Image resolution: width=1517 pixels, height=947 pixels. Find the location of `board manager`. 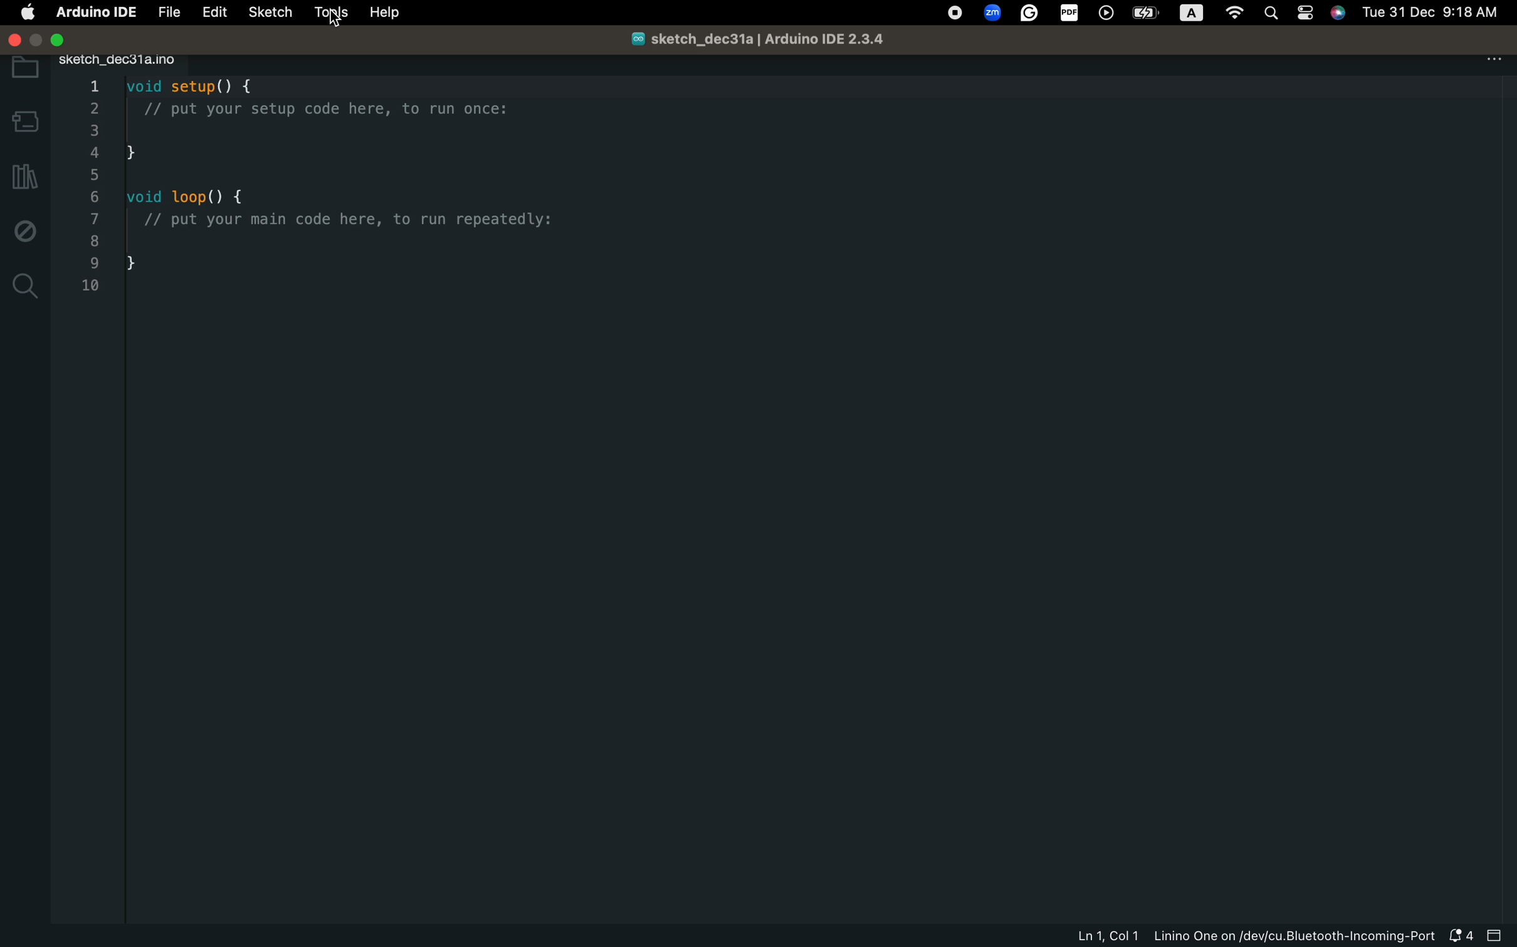

board manager is located at coordinates (23, 116).